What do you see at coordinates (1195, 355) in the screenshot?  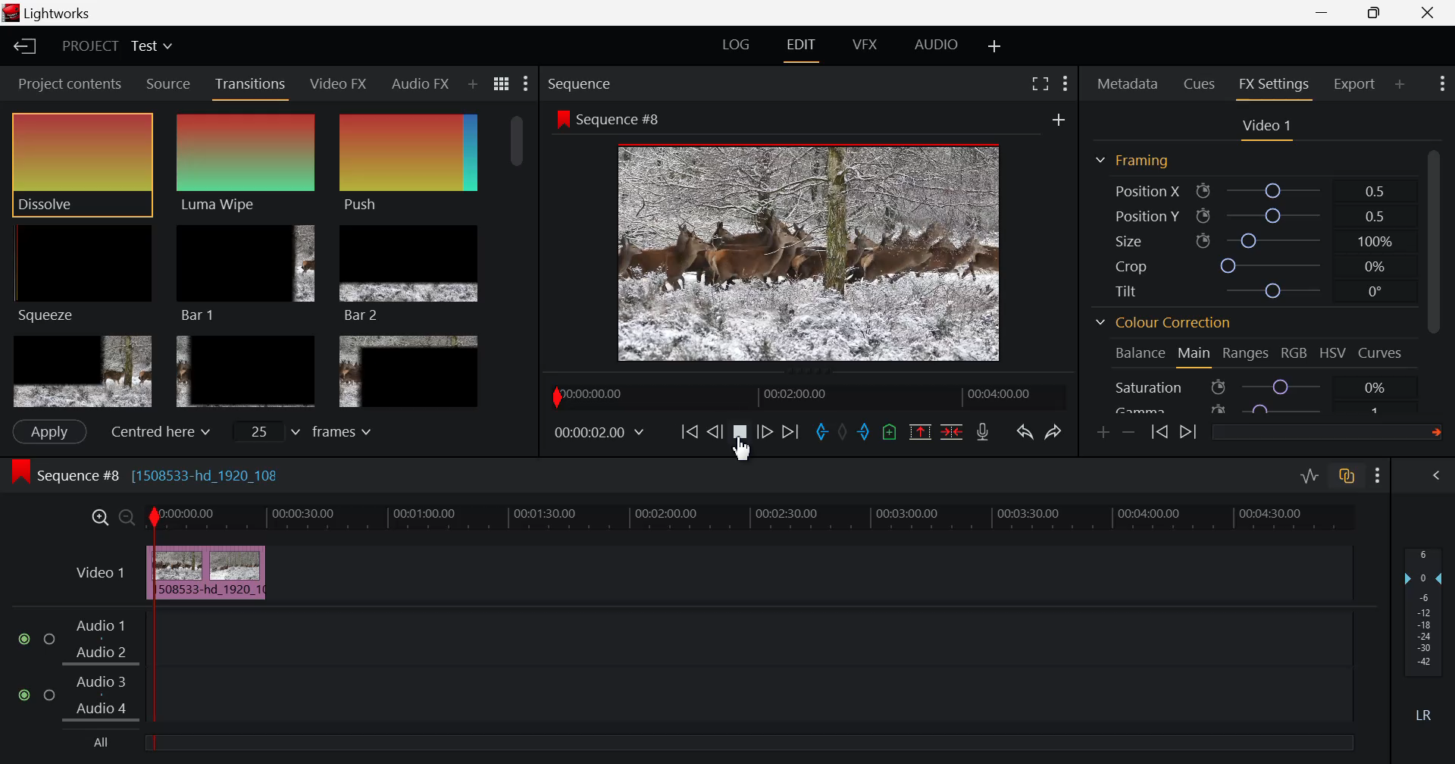 I see `Main Tab Open` at bounding box center [1195, 355].